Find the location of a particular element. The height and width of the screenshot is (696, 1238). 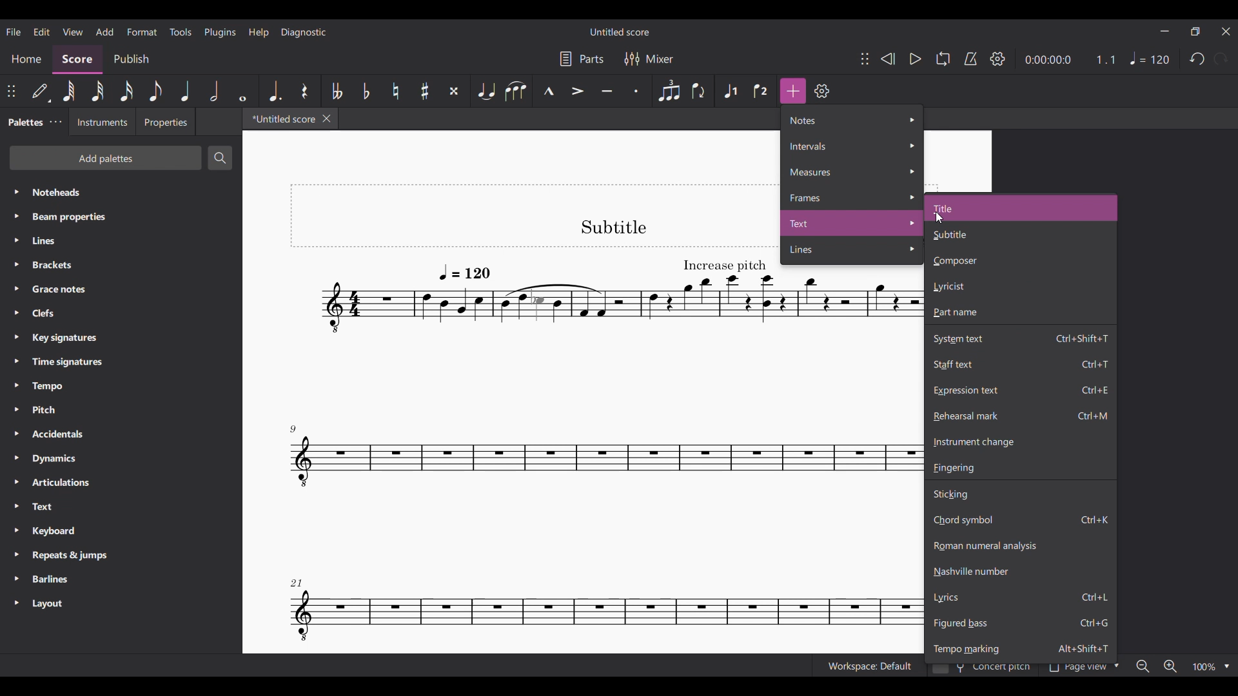

Toggle double flat is located at coordinates (335, 90).